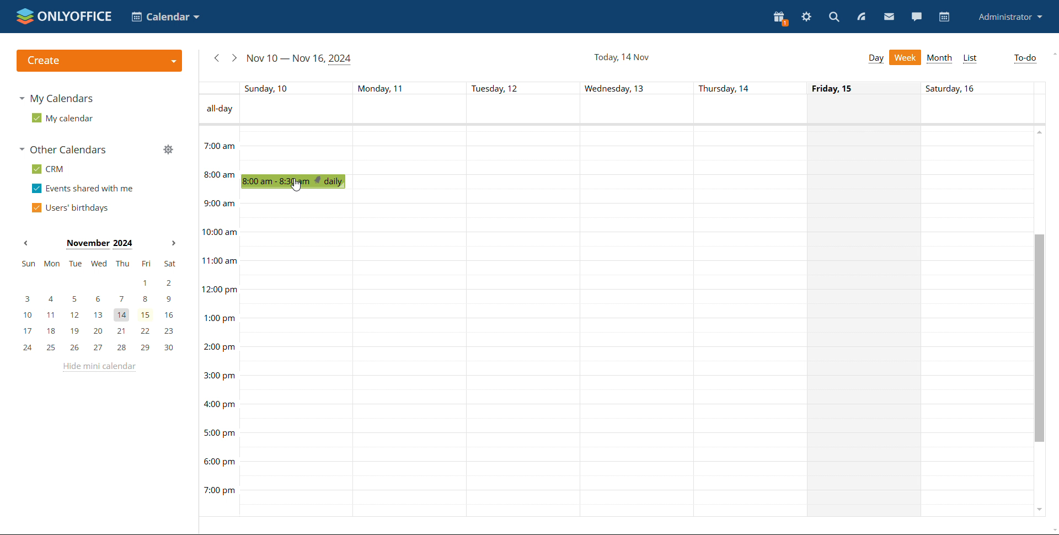  What do you see at coordinates (168, 149) in the screenshot?
I see `manage` at bounding box center [168, 149].